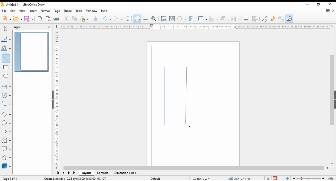 This screenshot has height=181, width=336. What do you see at coordinates (6, 48) in the screenshot?
I see `fill color` at bounding box center [6, 48].